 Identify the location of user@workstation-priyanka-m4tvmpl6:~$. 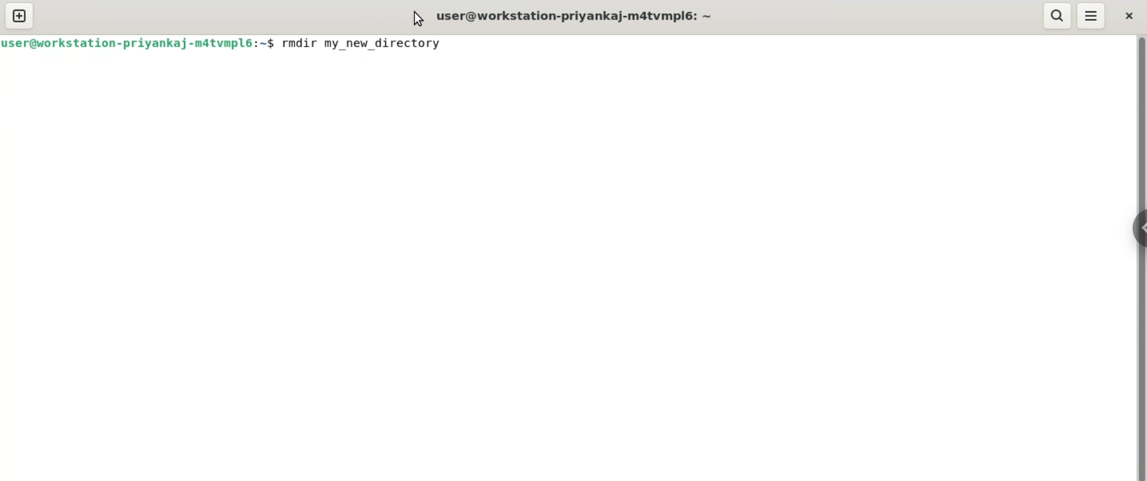
(140, 47).